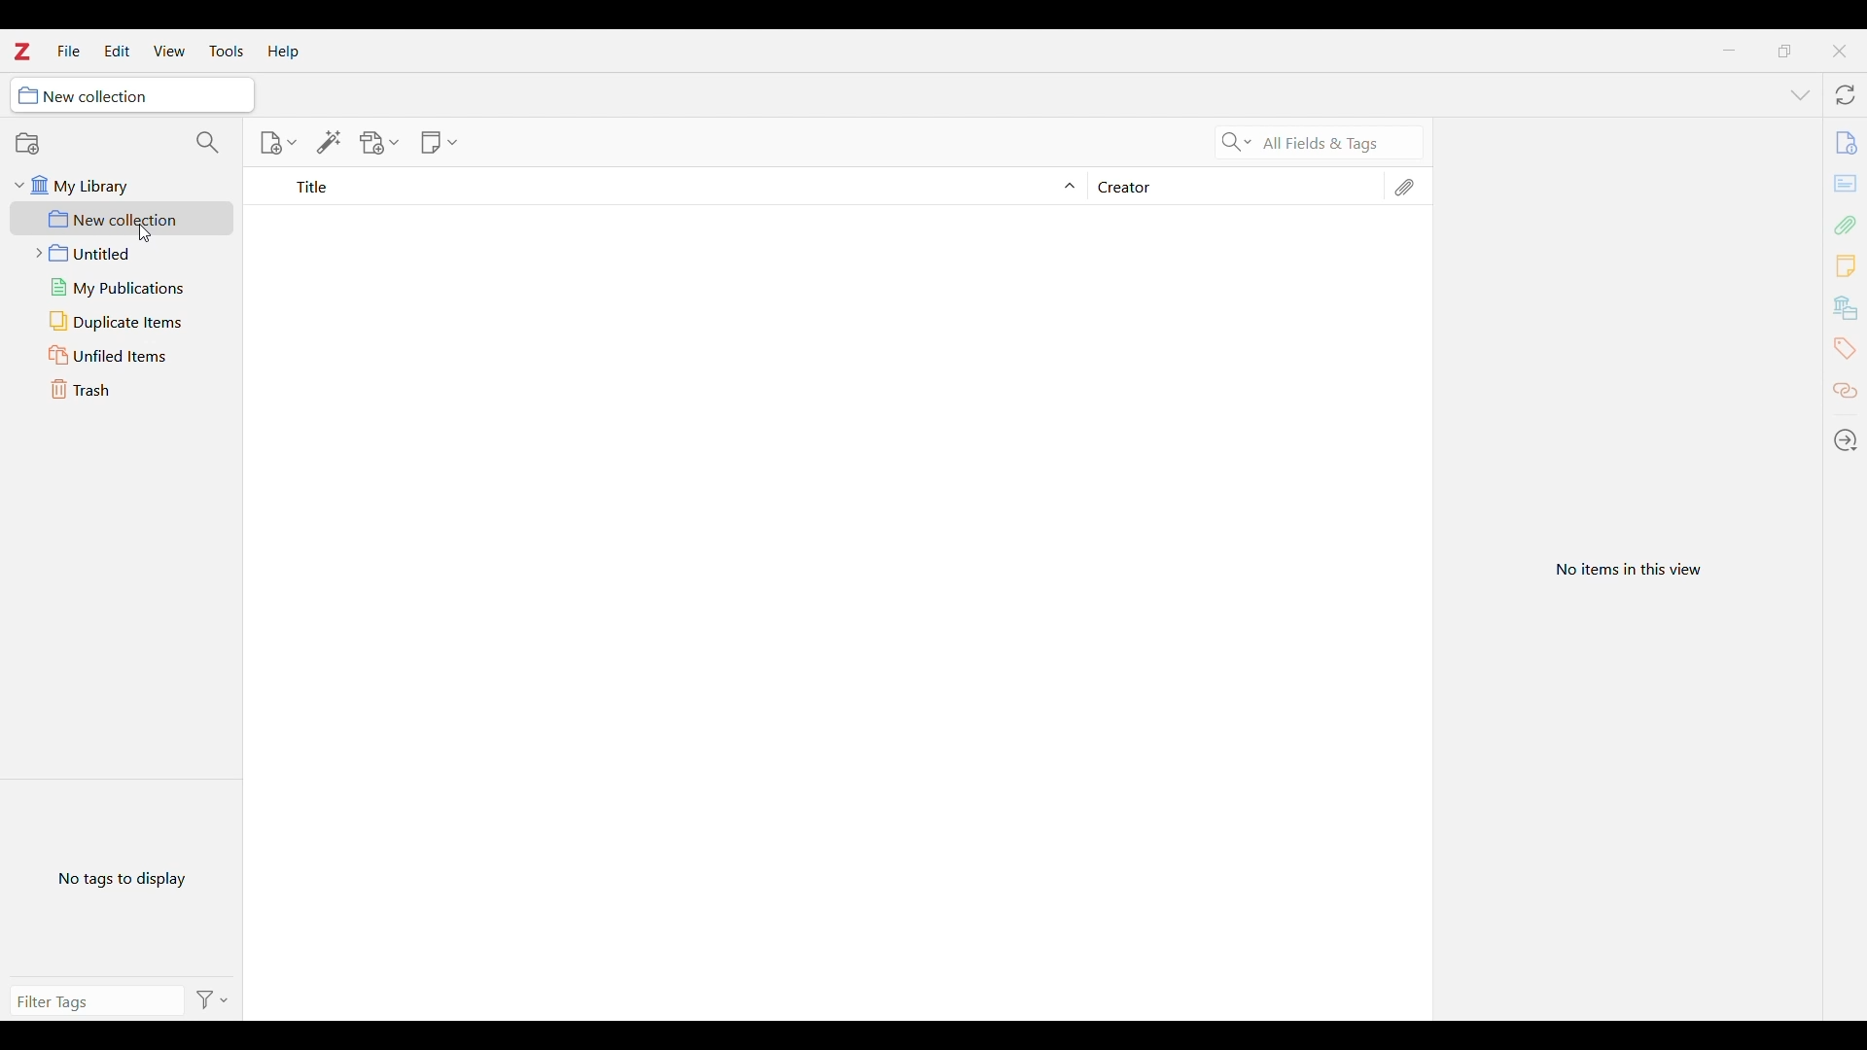 This screenshot has width=1867, height=1050. Describe the element at coordinates (1728, 50) in the screenshot. I see `Minimize` at that location.